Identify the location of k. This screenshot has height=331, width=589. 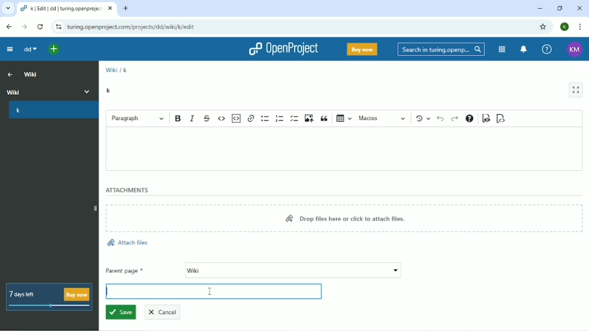
(52, 112).